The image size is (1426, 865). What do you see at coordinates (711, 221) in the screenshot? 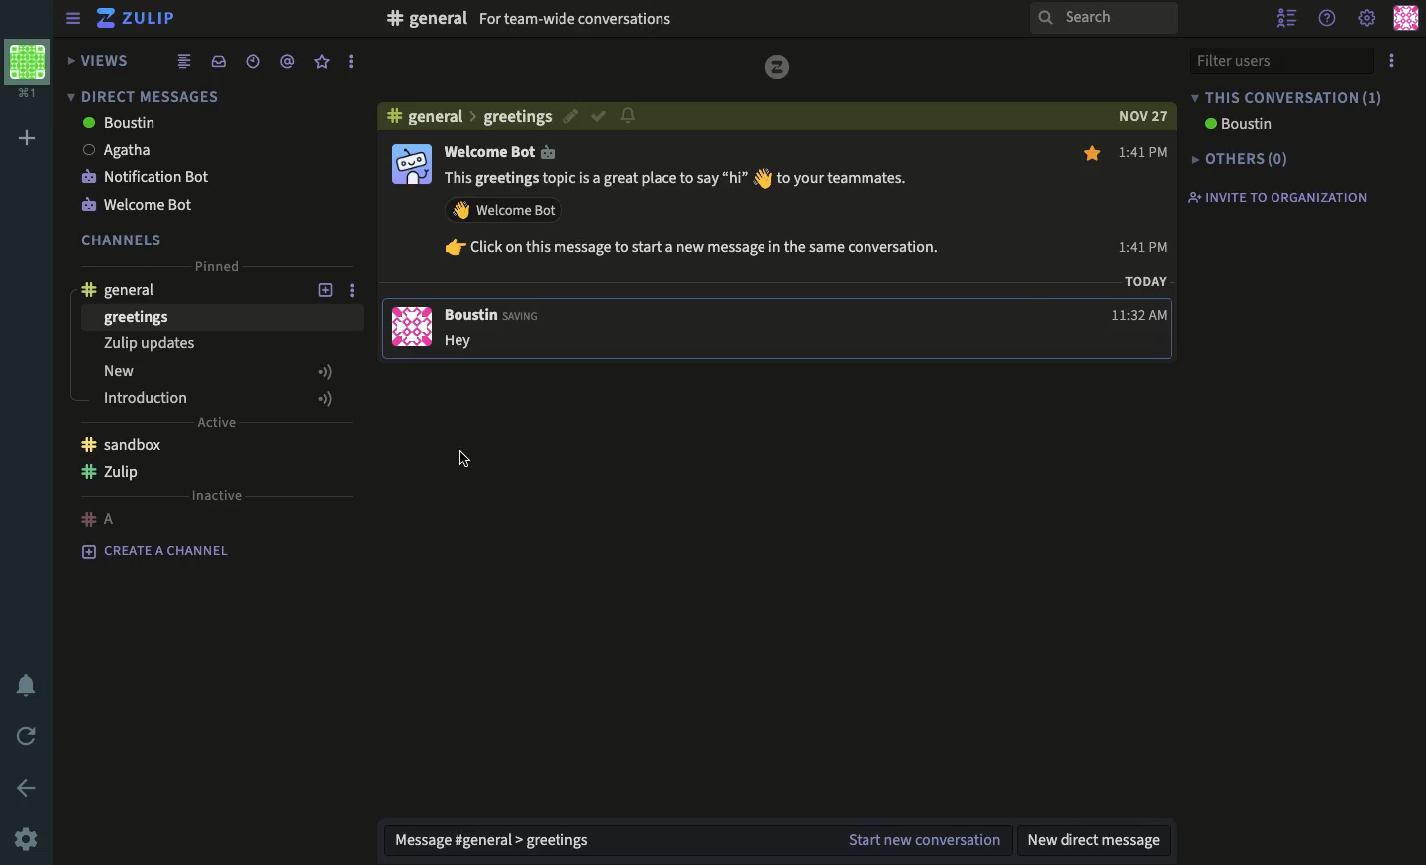
I see `This greetings topic is a great place to say “hi”  to your teammates. Welcome back. Click on this message to start a new message in the same conversation.` at bounding box center [711, 221].